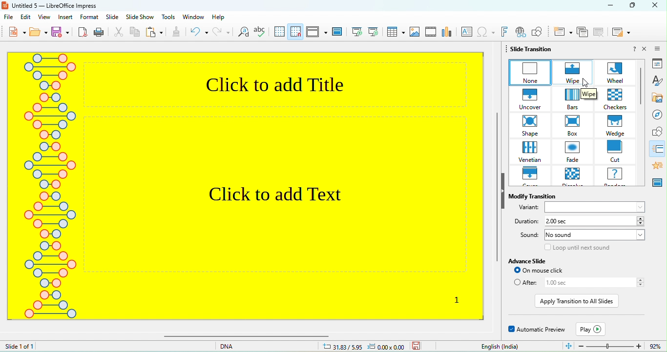 This screenshot has width=667, height=352. What do you see at coordinates (617, 151) in the screenshot?
I see `cut` at bounding box center [617, 151].